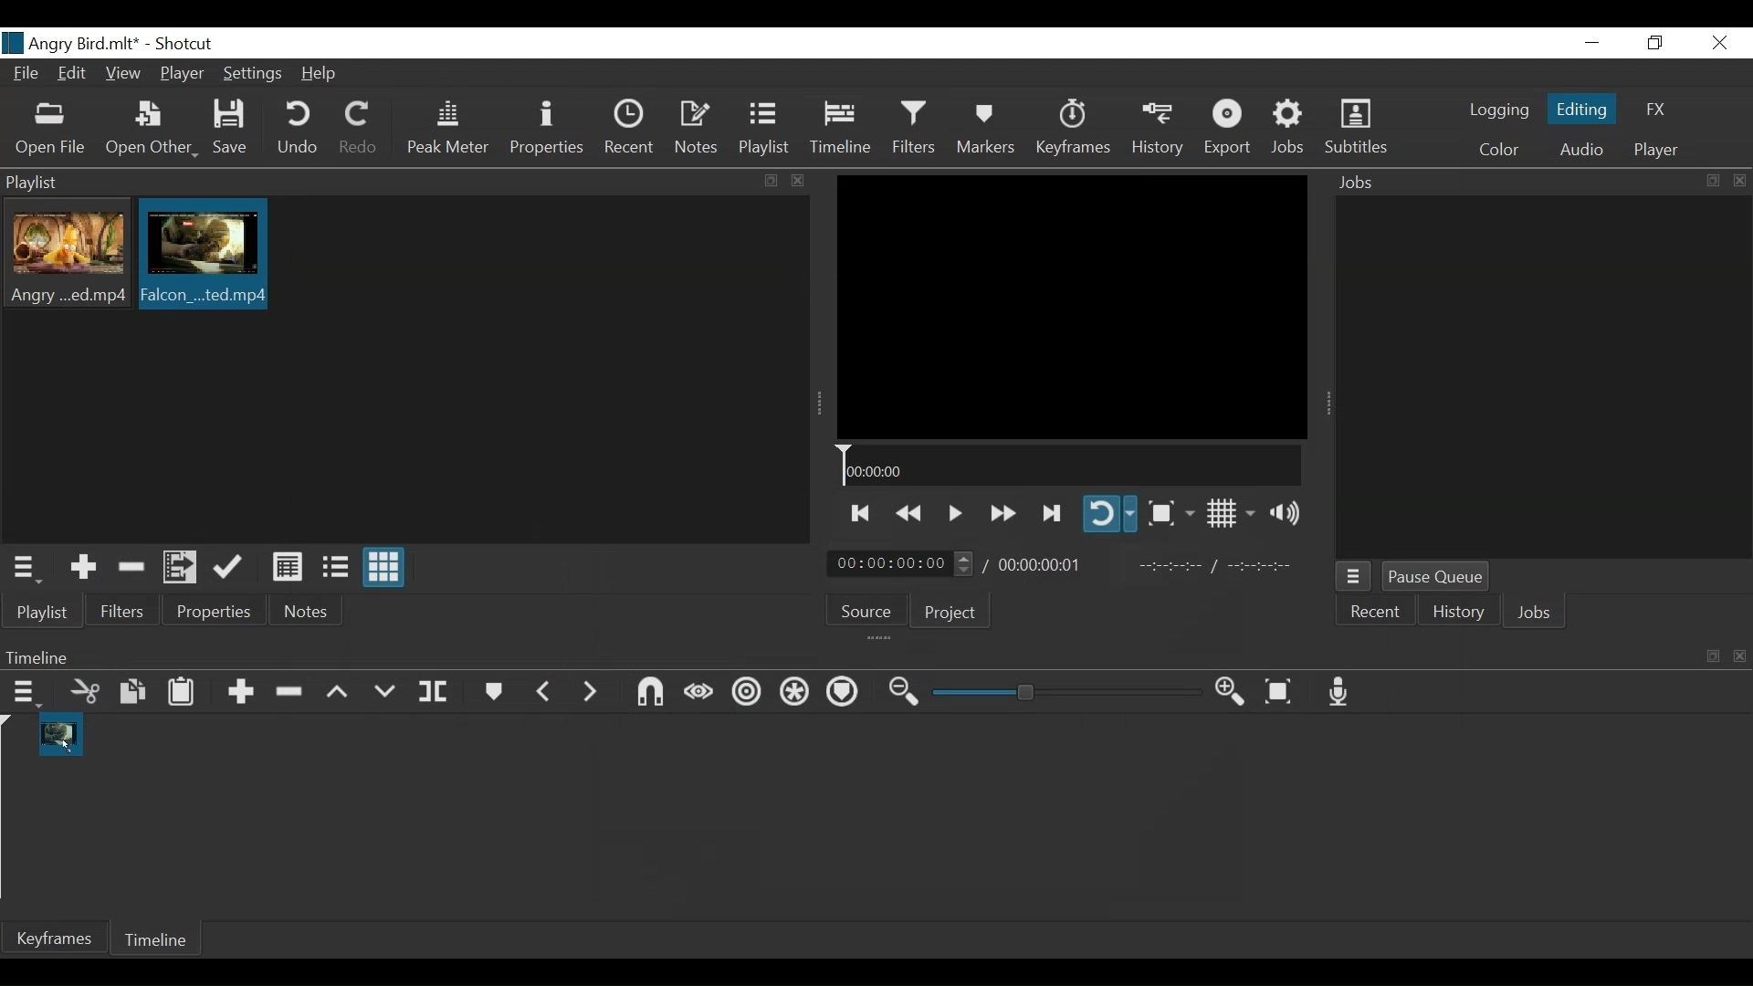 This screenshot has height=986, width=1753. I want to click on File Name, so click(28, 76).